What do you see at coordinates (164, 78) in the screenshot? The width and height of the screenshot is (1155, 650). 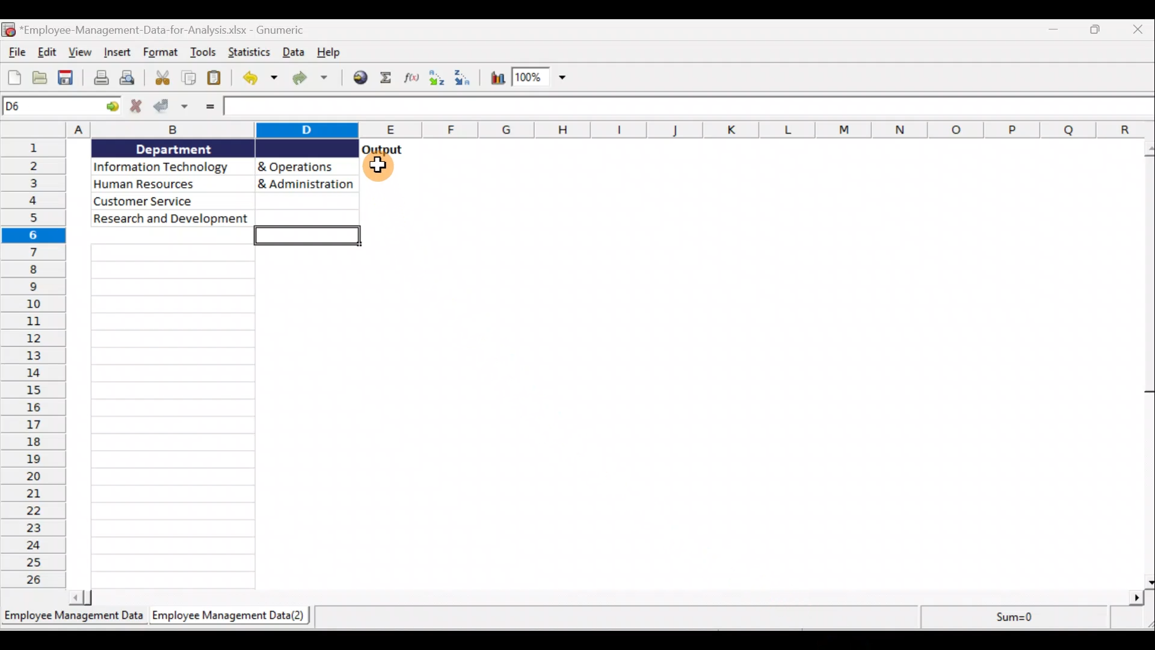 I see `Cut the selection` at bounding box center [164, 78].